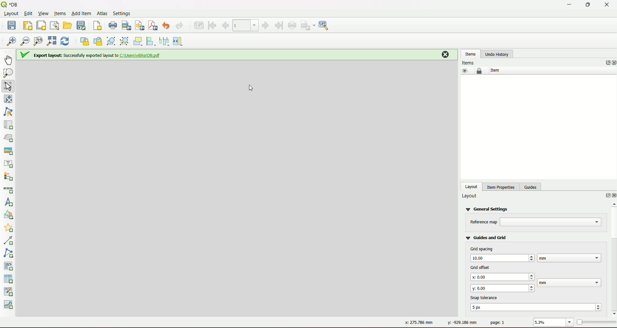  I want to click on layout, so click(470, 196).